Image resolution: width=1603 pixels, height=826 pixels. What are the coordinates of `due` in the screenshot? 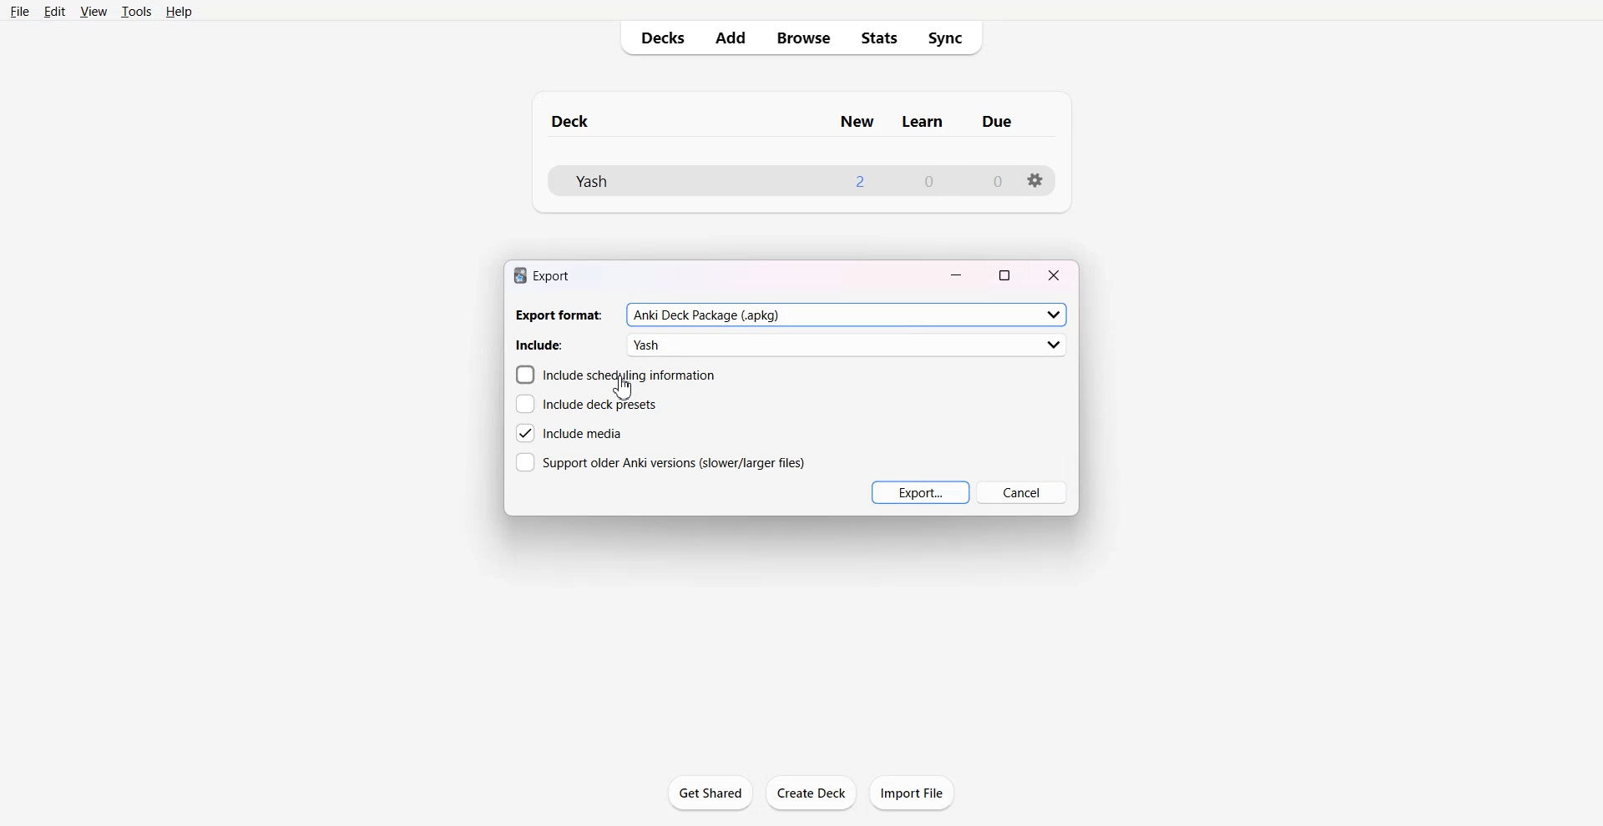 It's located at (999, 122).